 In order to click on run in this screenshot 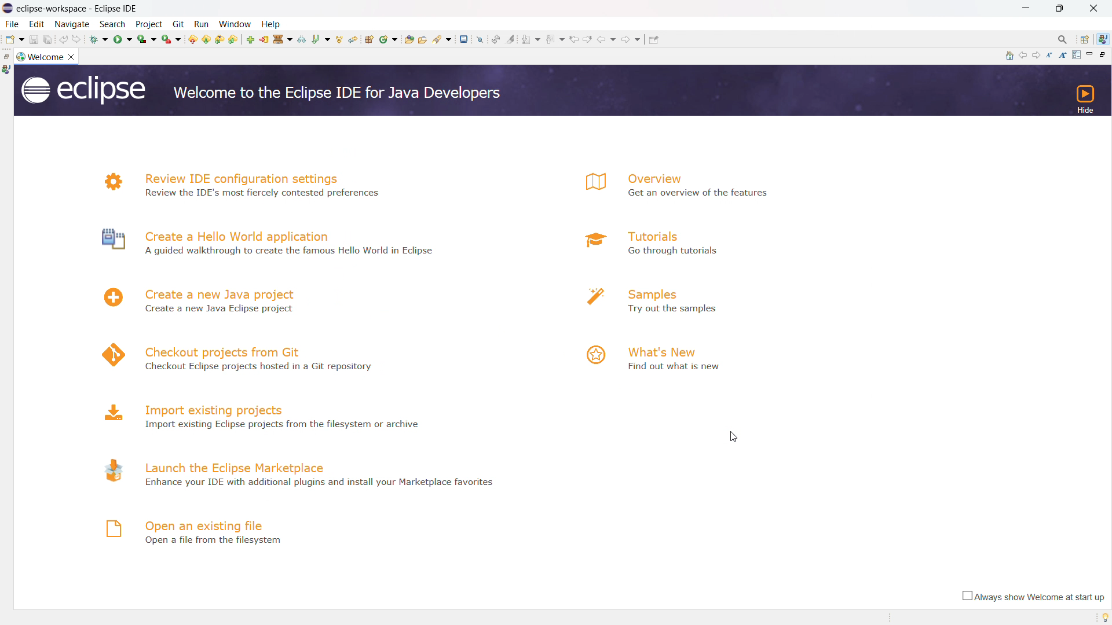, I will do `click(122, 39)`.